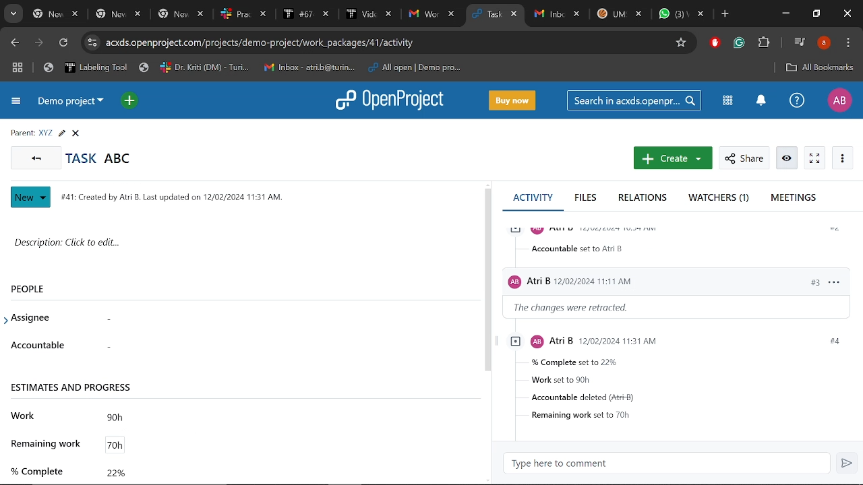 This screenshot has width=863, height=485. Describe the element at coordinates (682, 41) in the screenshot. I see `Add/remove bookmark` at that location.